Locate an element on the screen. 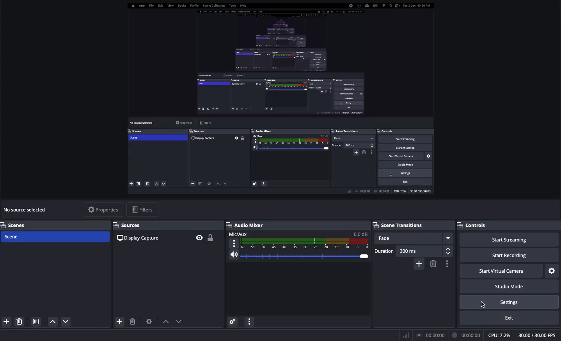 The image size is (561, 341). Advanced audio preferences is located at coordinates (233, 321).